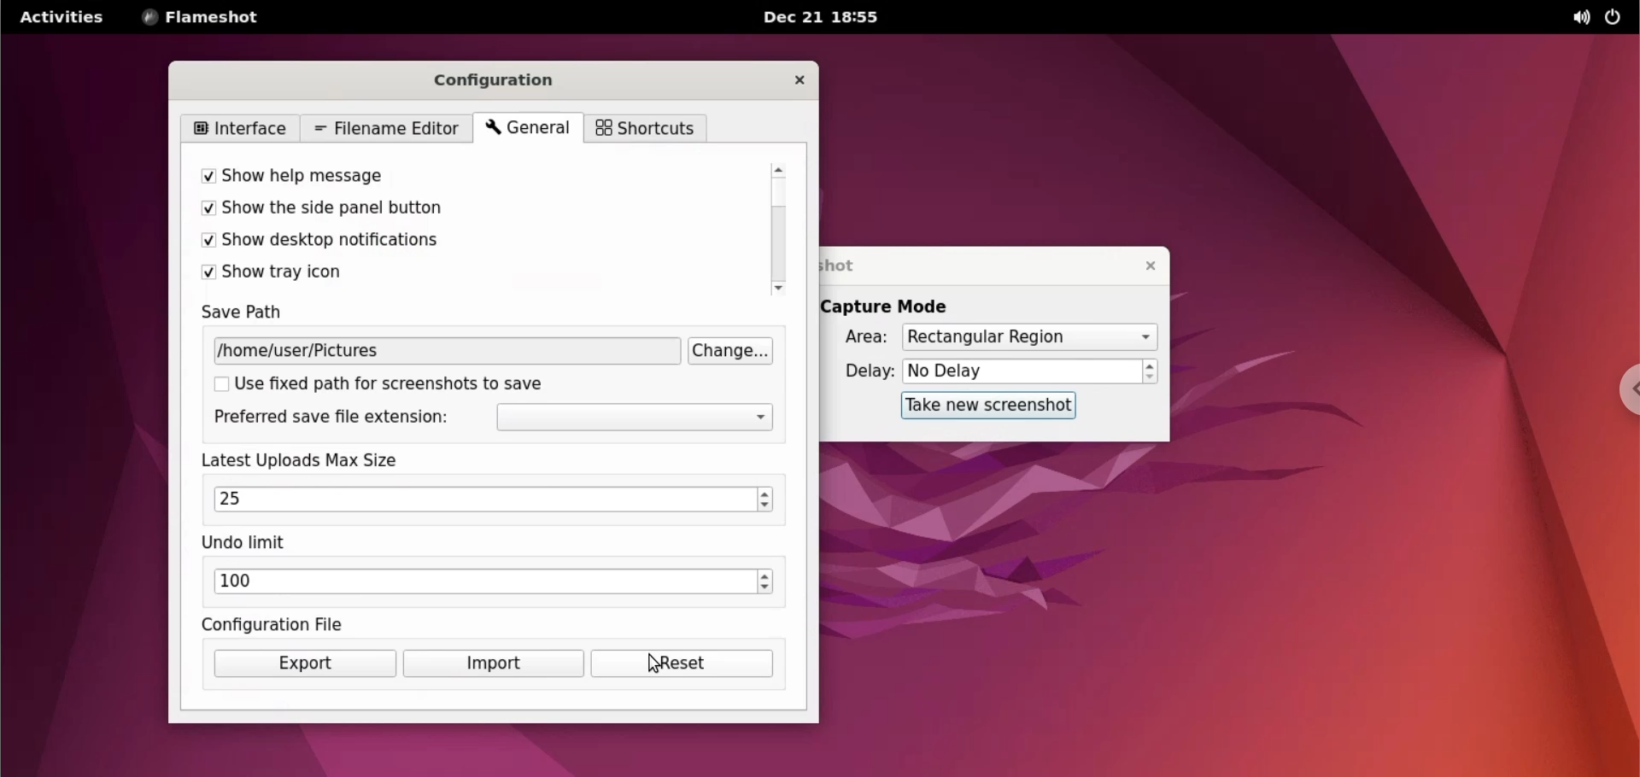 This screenshot has width=1640, height=777. What do you see at coordinates (485, 581) in the screenshot?
I see `100` at bounding box center [485, 581].